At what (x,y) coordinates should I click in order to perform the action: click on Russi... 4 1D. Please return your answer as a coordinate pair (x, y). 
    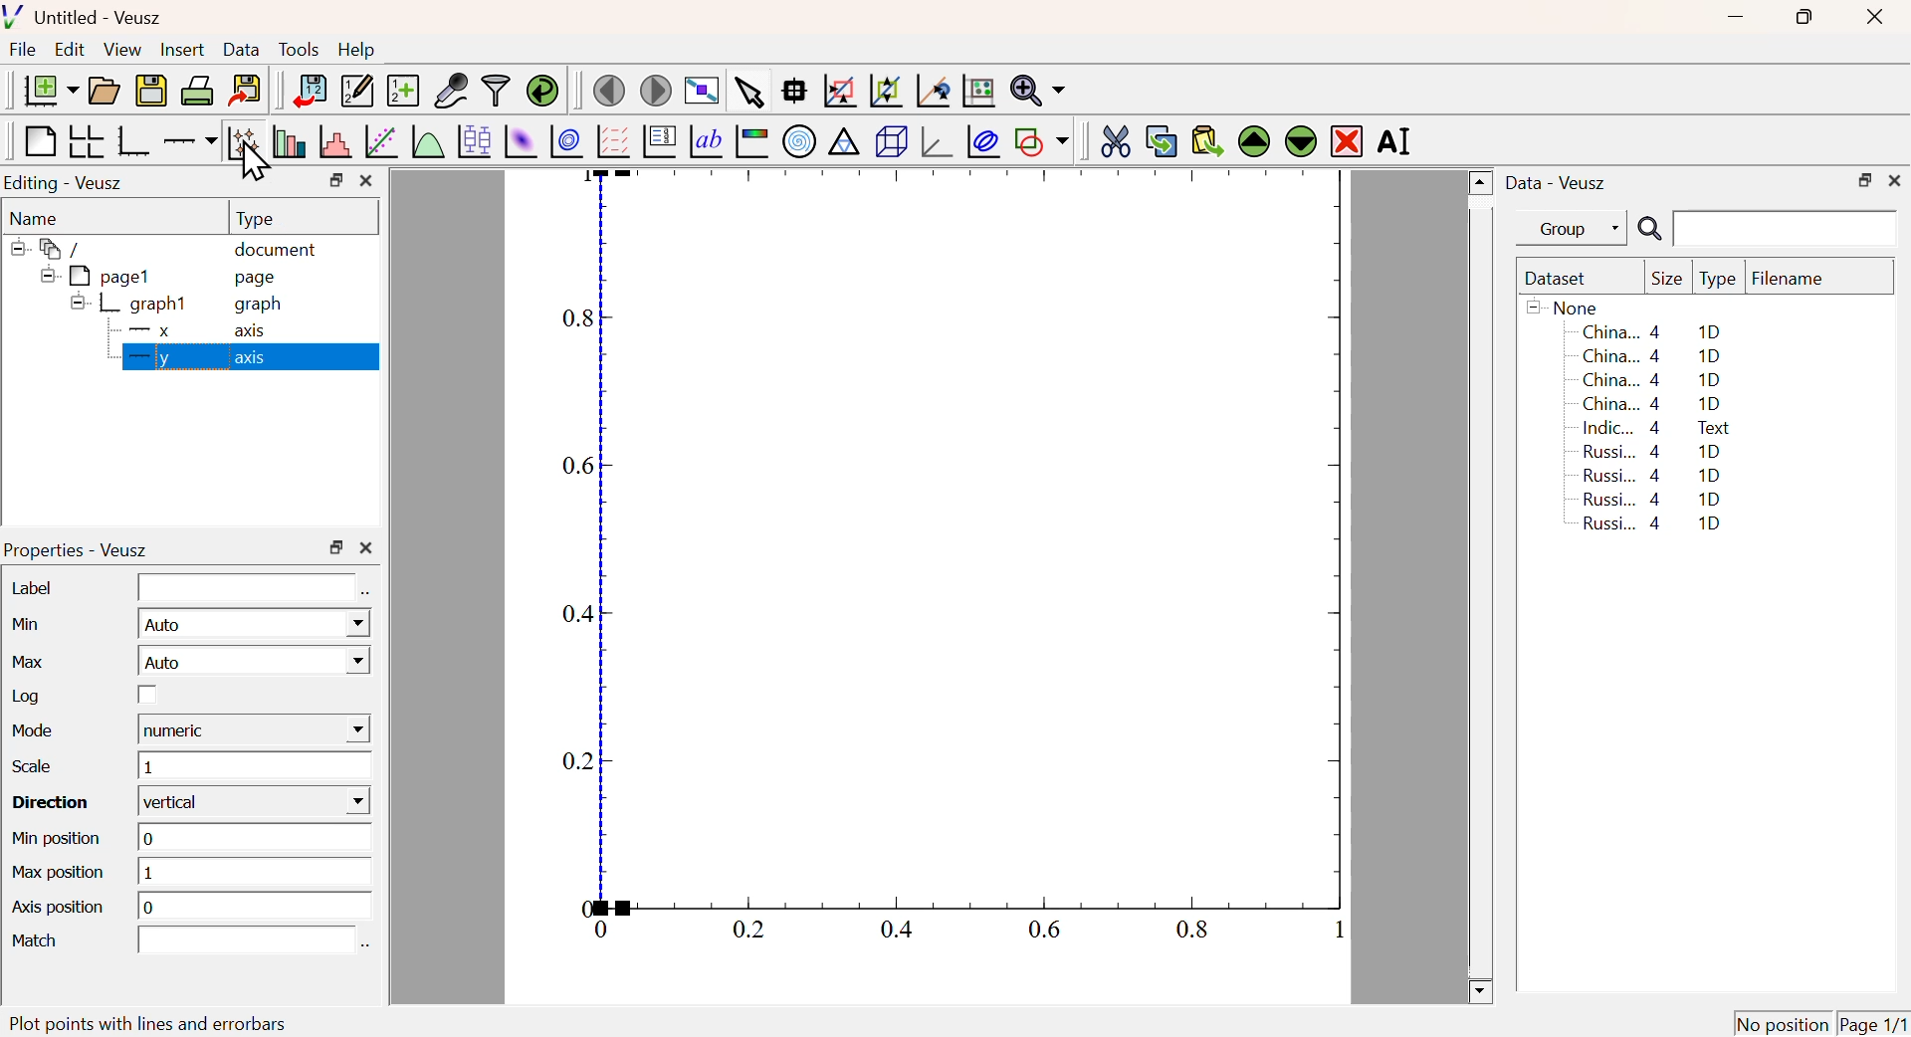
    Looking at the image, I should click on (1648, 499).